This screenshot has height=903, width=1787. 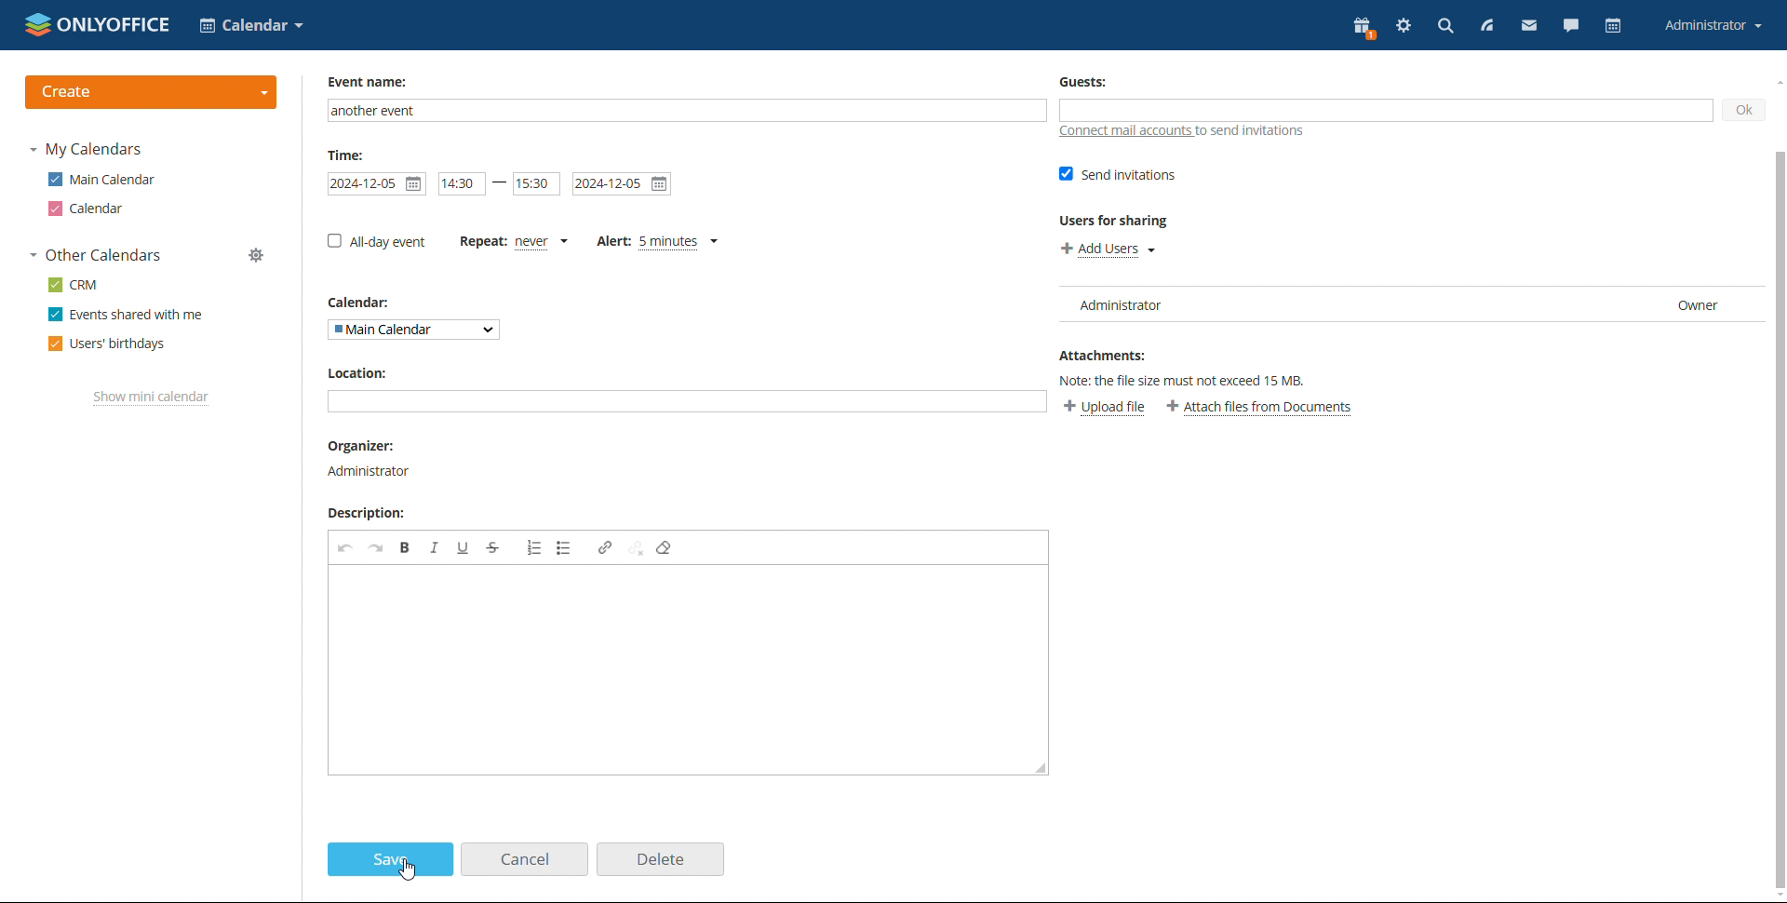 What do you see at coordinates (1108, 249) in the screenshot?
I see `add users` at bounding box center [1108, 249].